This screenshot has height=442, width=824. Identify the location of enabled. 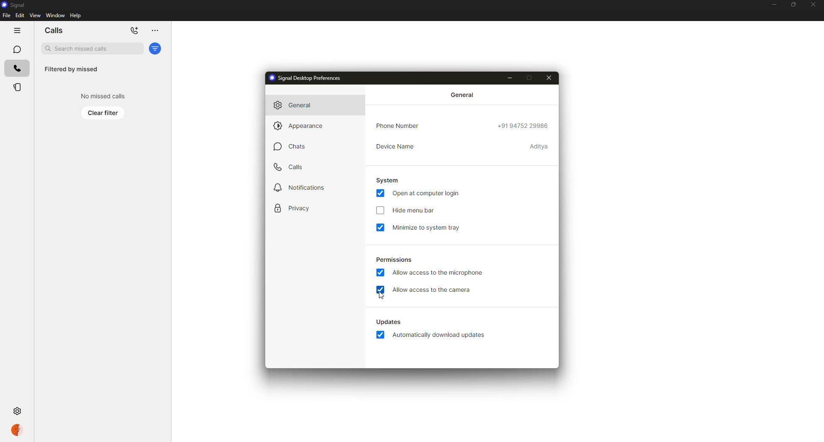
(381, 227).